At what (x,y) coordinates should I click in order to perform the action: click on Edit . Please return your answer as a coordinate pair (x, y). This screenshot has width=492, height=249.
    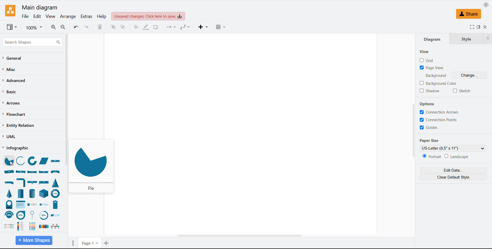
    Looking at the image, I should click on (37, 16).